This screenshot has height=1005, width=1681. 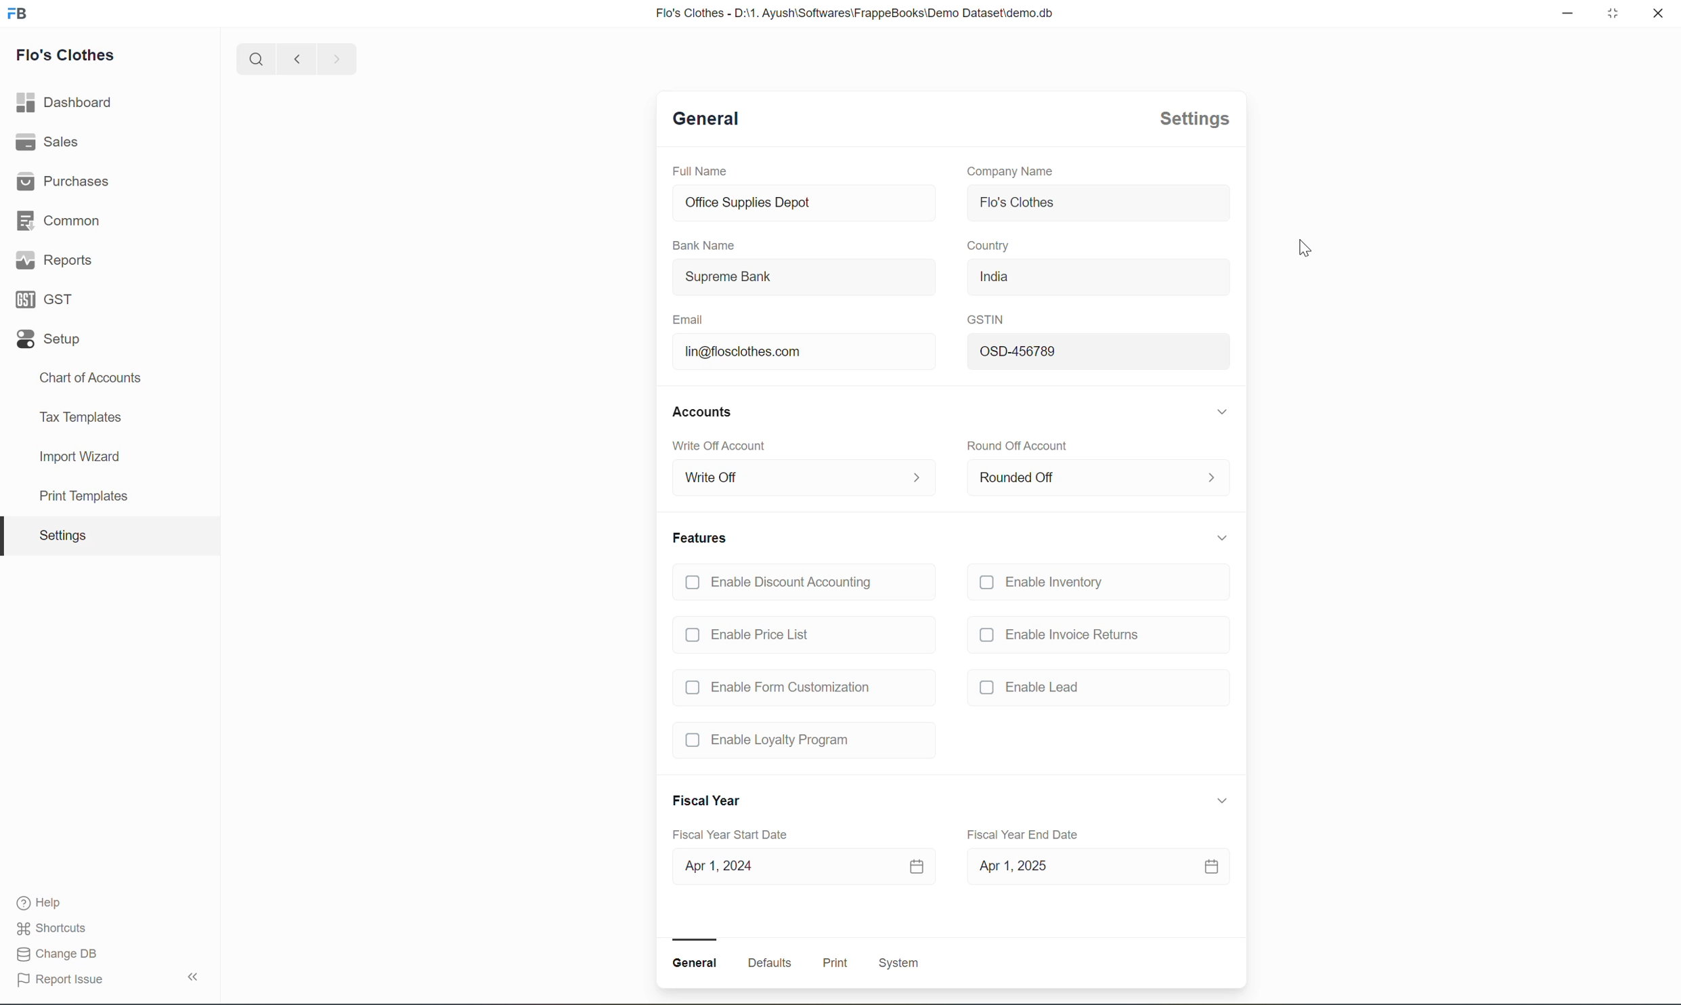 I want to click on Write Off Account, so click(x=719, y=446).